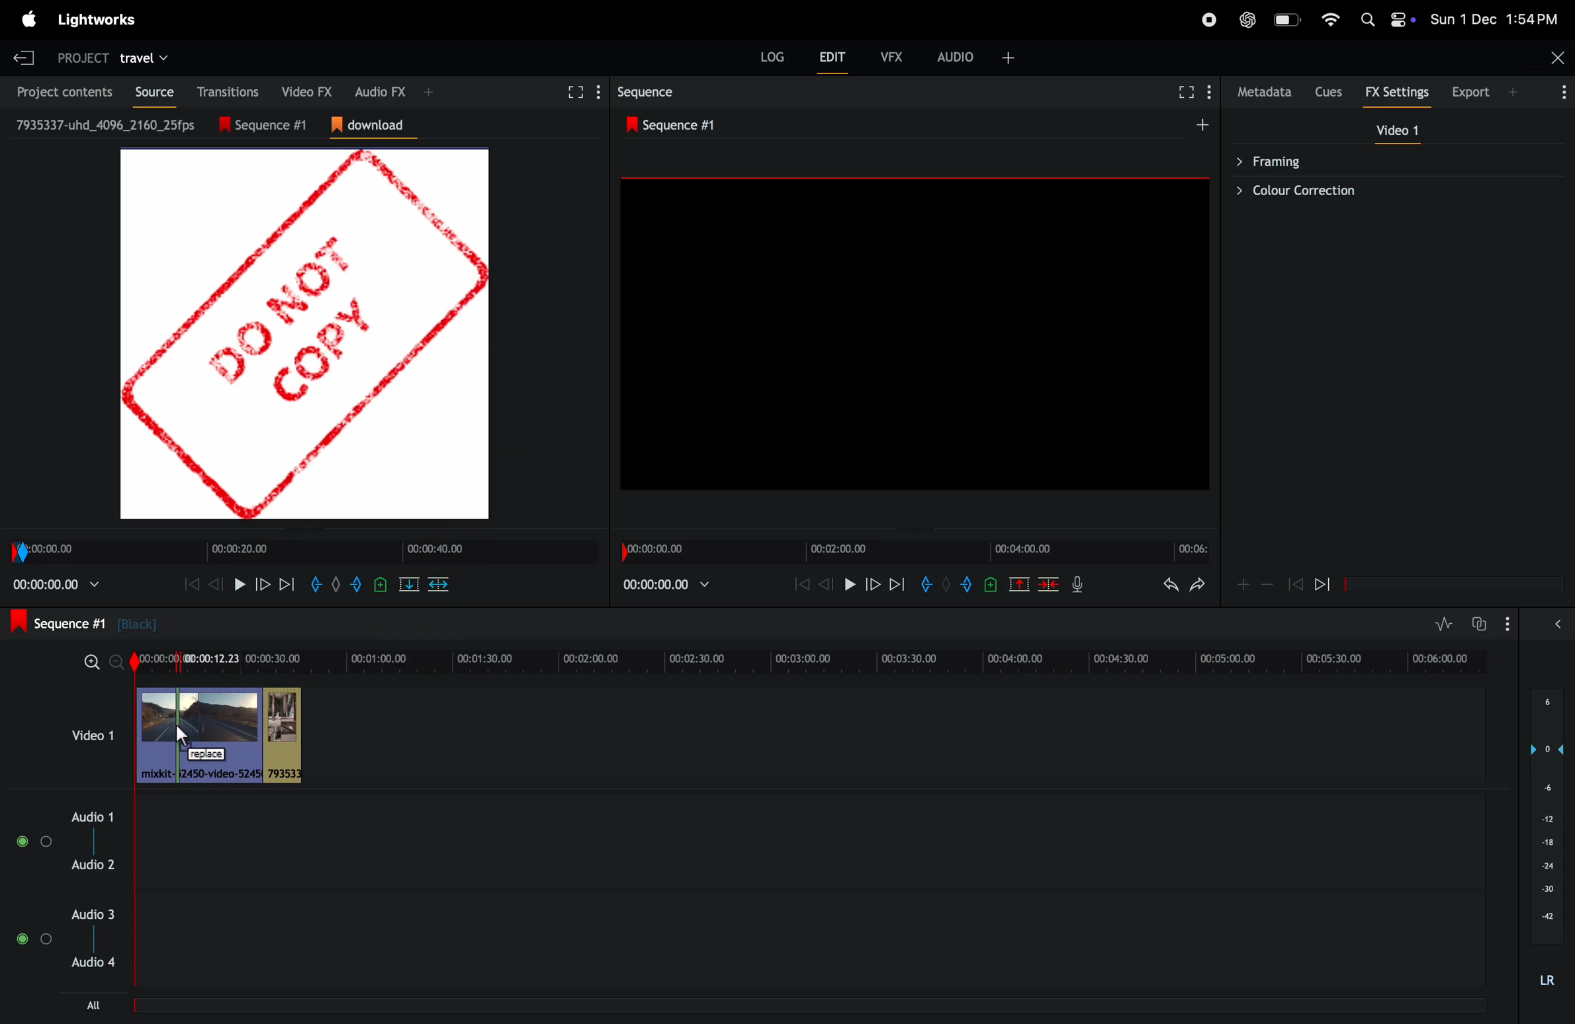  I want to click on Text, so click(1547, 981).